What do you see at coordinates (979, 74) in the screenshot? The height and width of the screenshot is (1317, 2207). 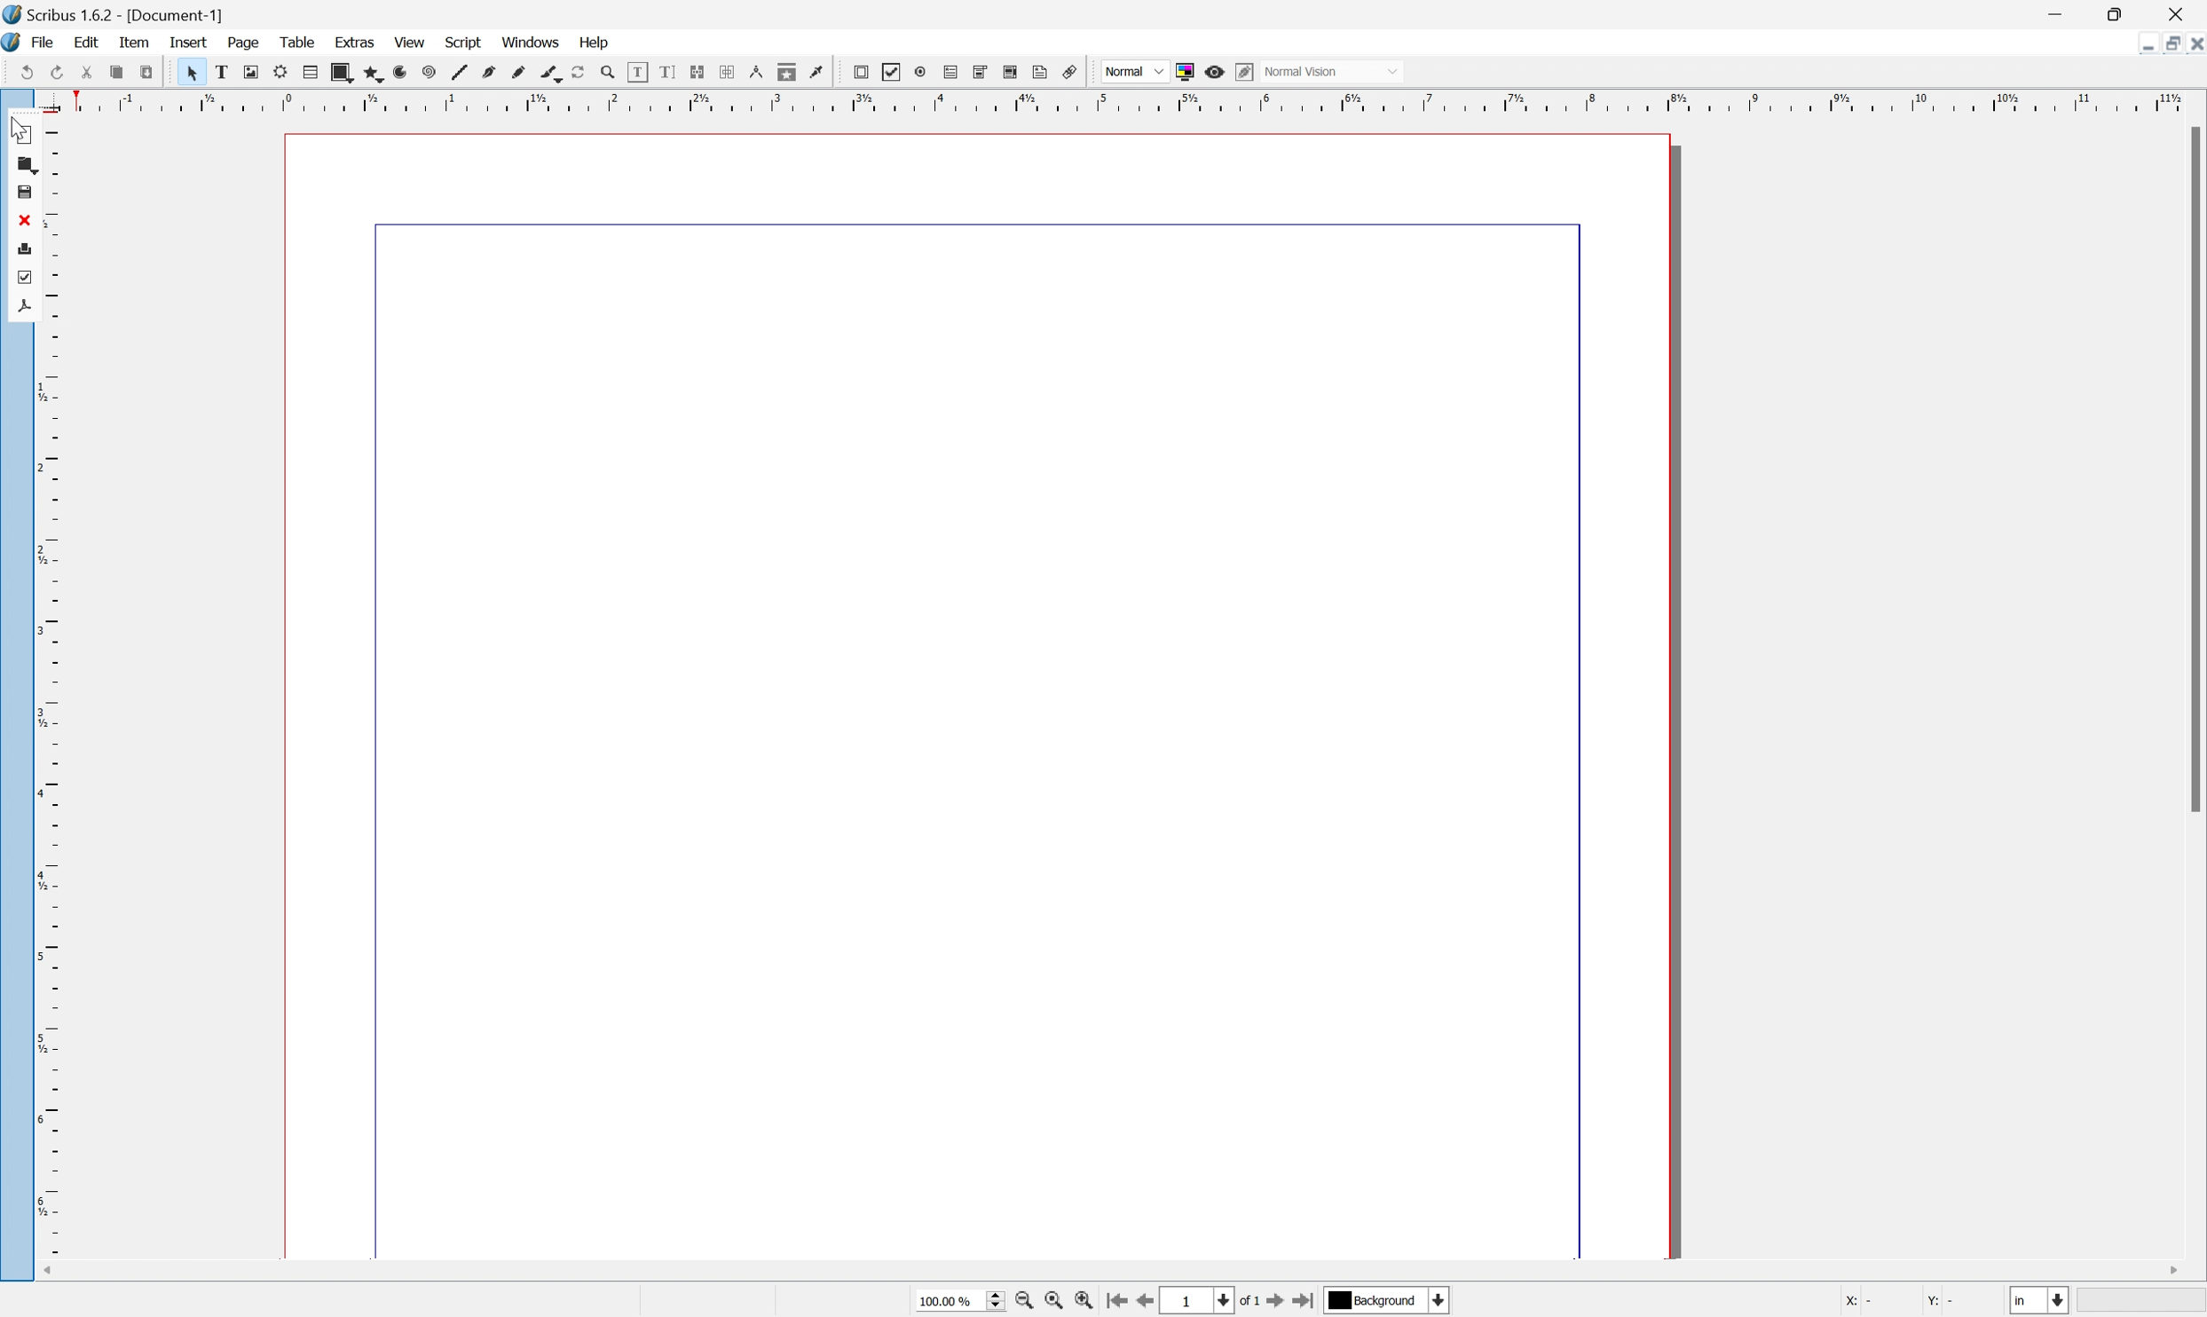 I see `measurements` at bounding box center [979, 74].